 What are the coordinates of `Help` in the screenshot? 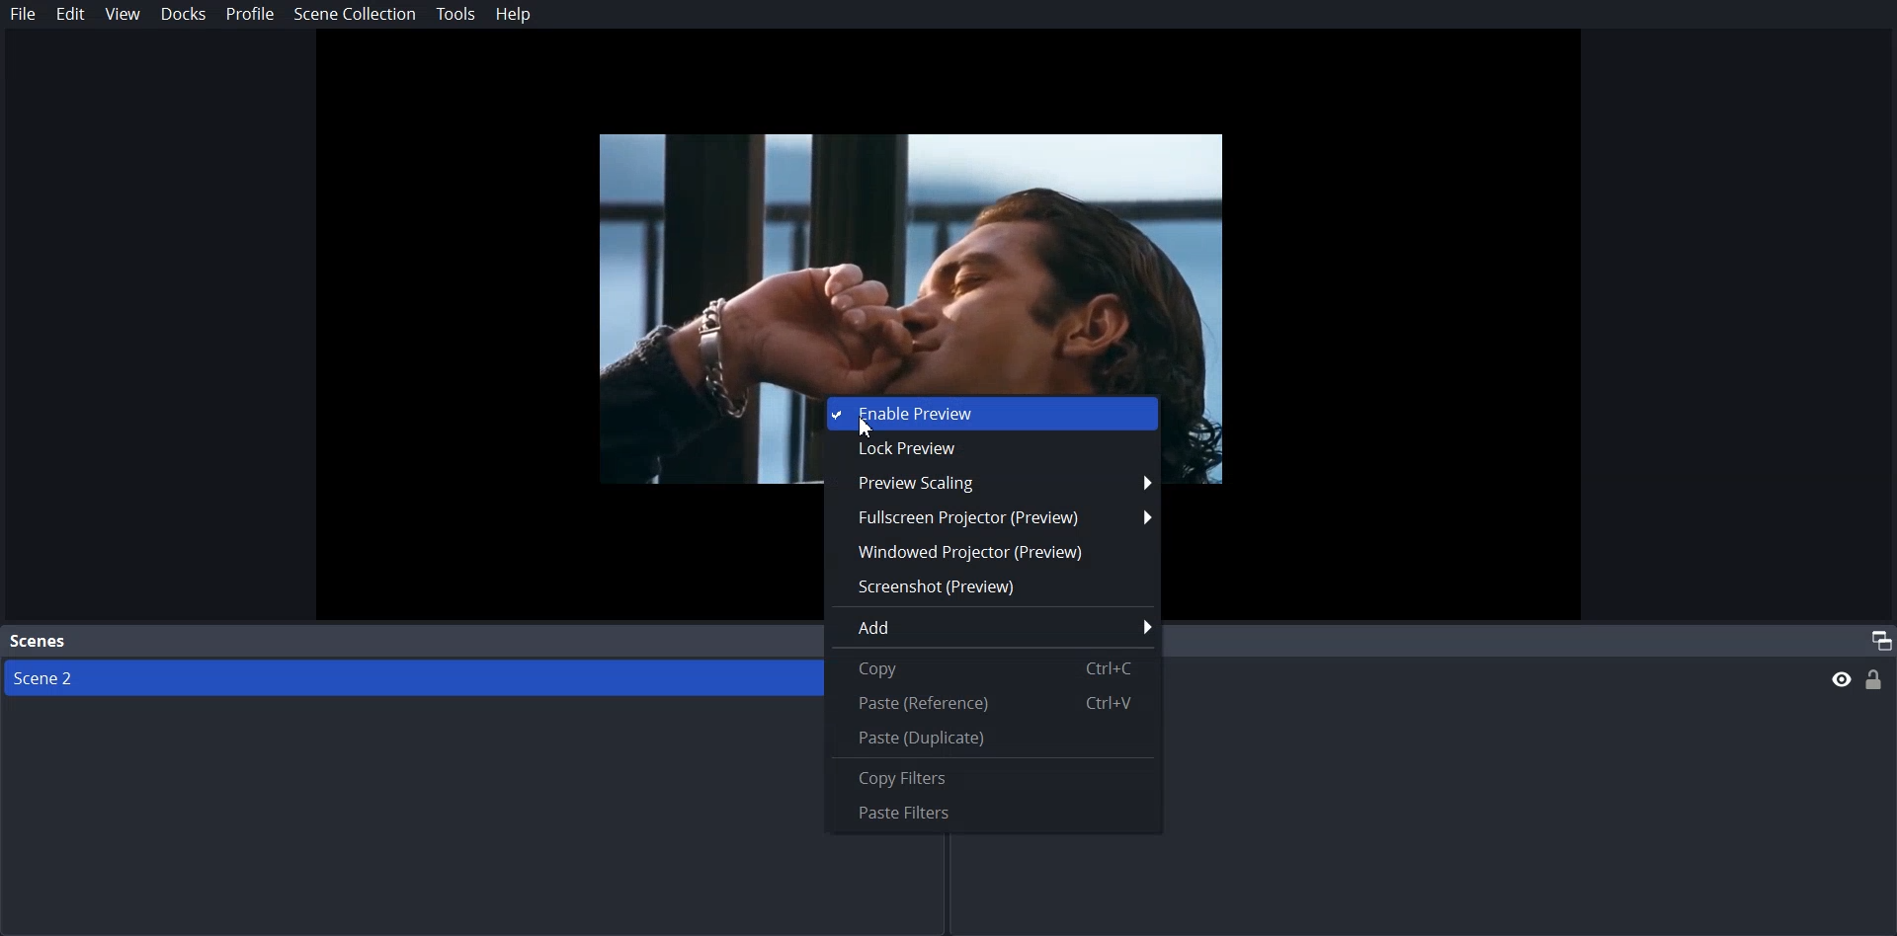 It's located at (513, 16).